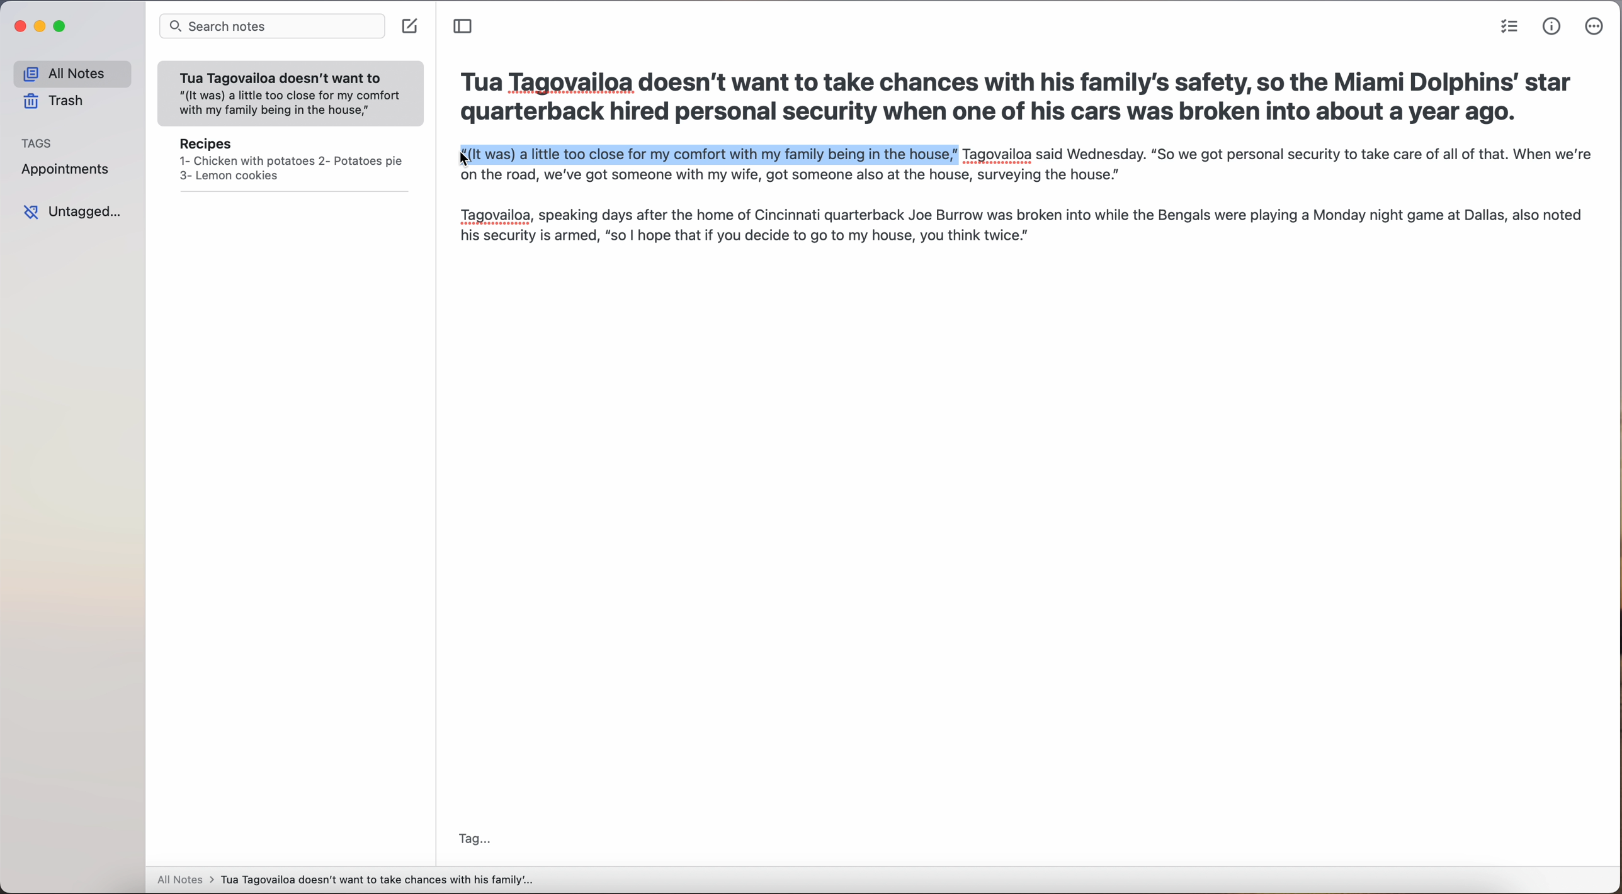  What do you see at coordinates (1596, 26) in the screenshot?
I see `more options` at bounding box center [1596, 26].